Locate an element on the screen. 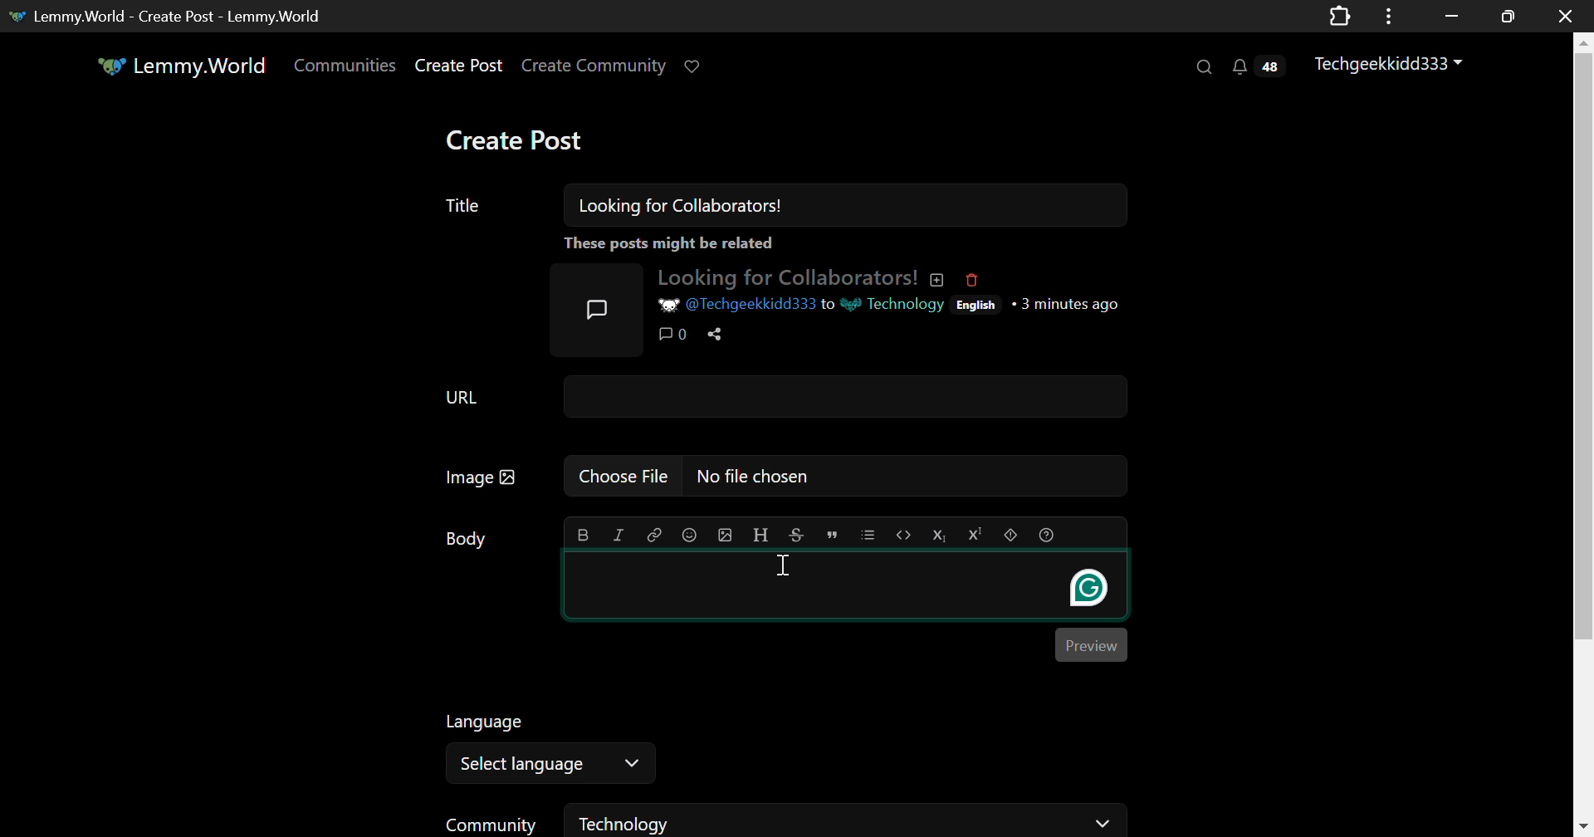 This screenshot has height=837, width=1594. italic is located at coordinates (619, 536).